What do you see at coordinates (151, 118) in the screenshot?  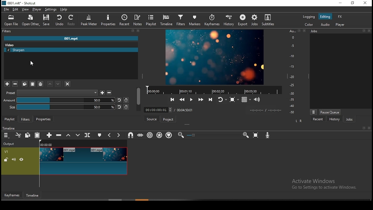 I see `source` at bounding box center [151, 118].